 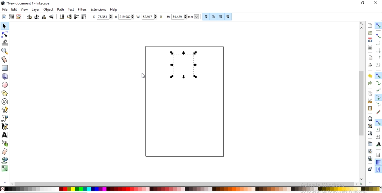 I want to click on create stars and polygons, so click(x=5, y=93).